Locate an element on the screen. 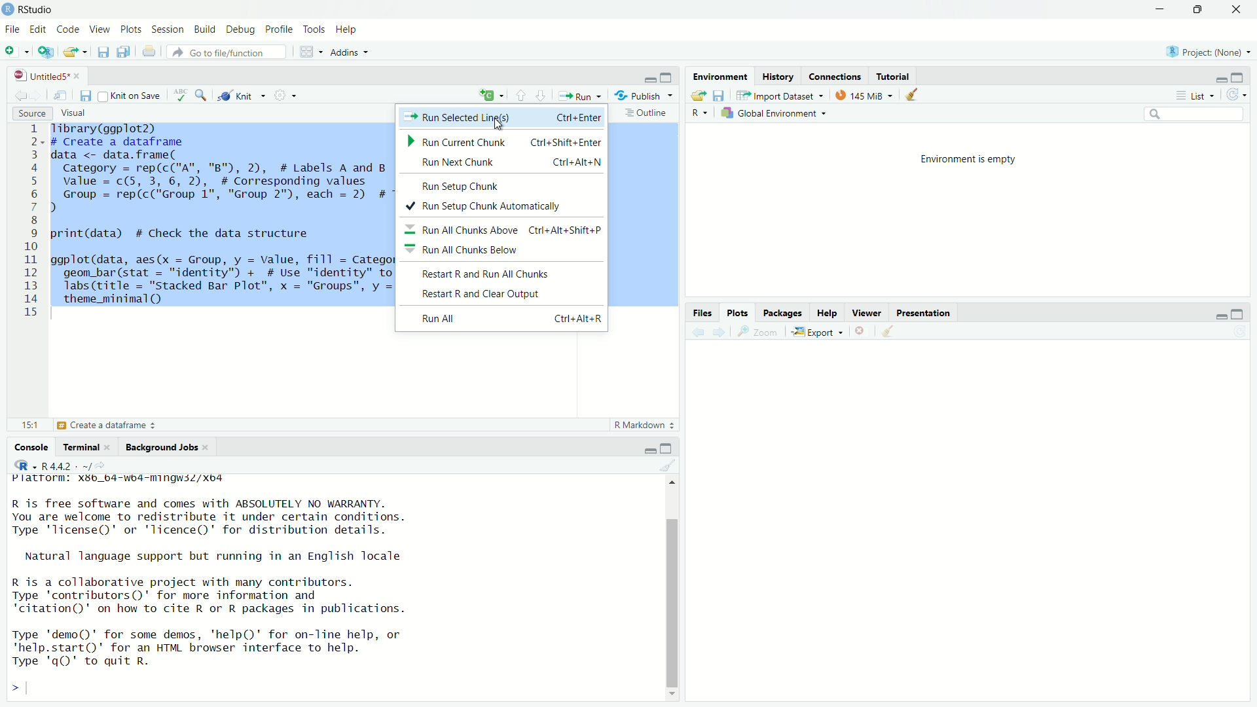 Image resolution: width=1257 pixels, height=707 pixels. Export is located at coordinates (820, 331).